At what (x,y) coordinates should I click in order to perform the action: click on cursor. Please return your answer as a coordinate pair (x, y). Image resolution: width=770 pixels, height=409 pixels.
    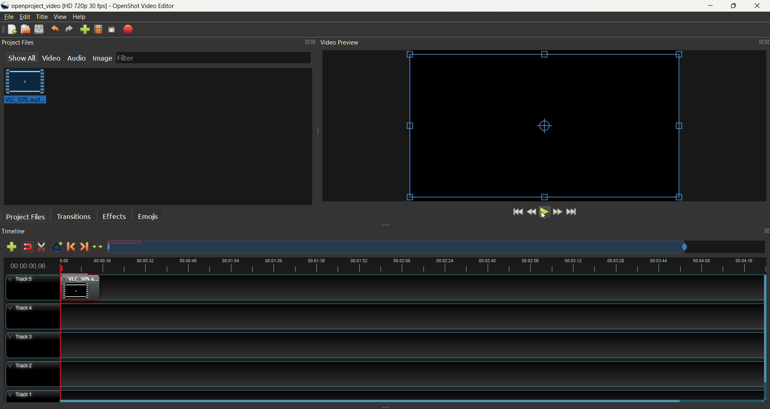
    Looking at the image, I should click on (61, 269).